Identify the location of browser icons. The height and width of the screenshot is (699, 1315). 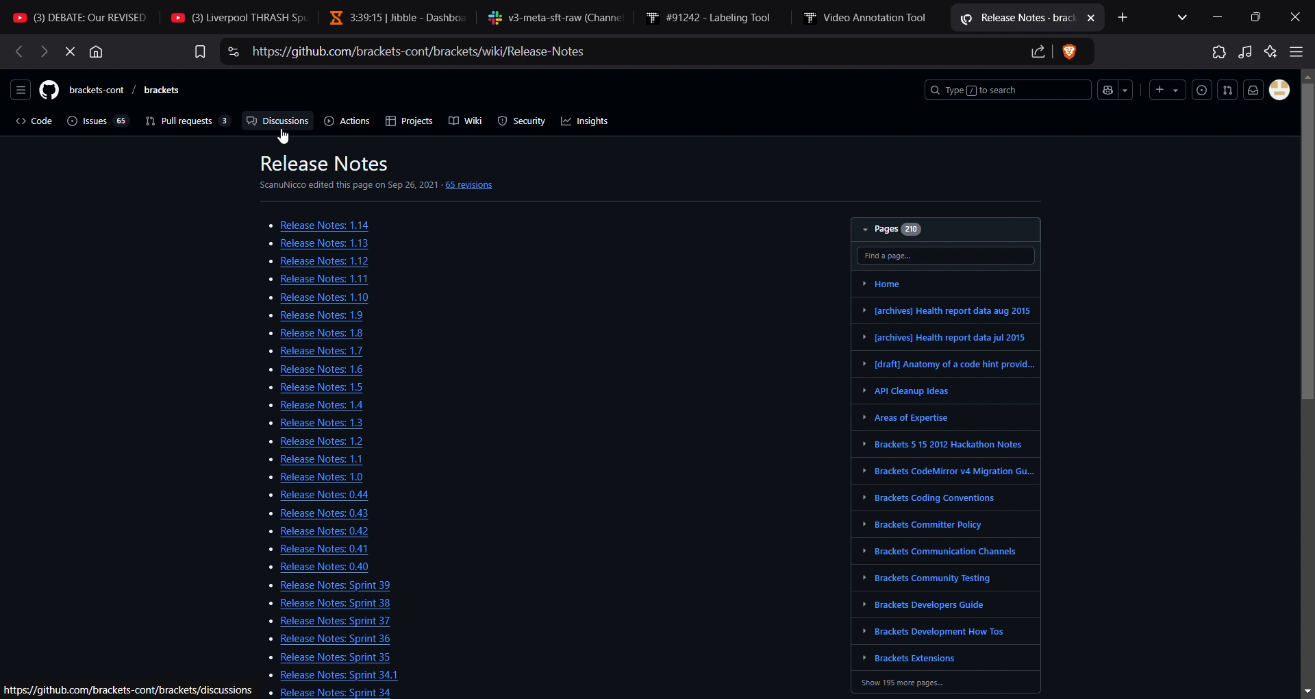
(1259, 51).